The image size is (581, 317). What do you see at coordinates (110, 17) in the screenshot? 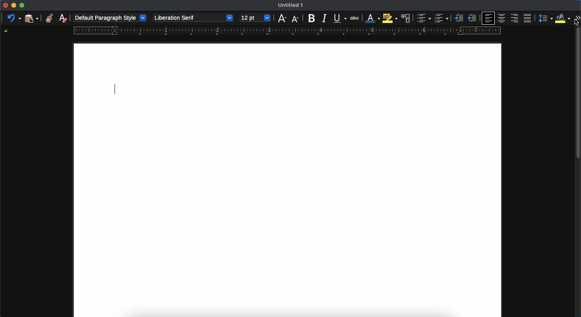
I see `default paragraph style` at bounding box center [110, 17].